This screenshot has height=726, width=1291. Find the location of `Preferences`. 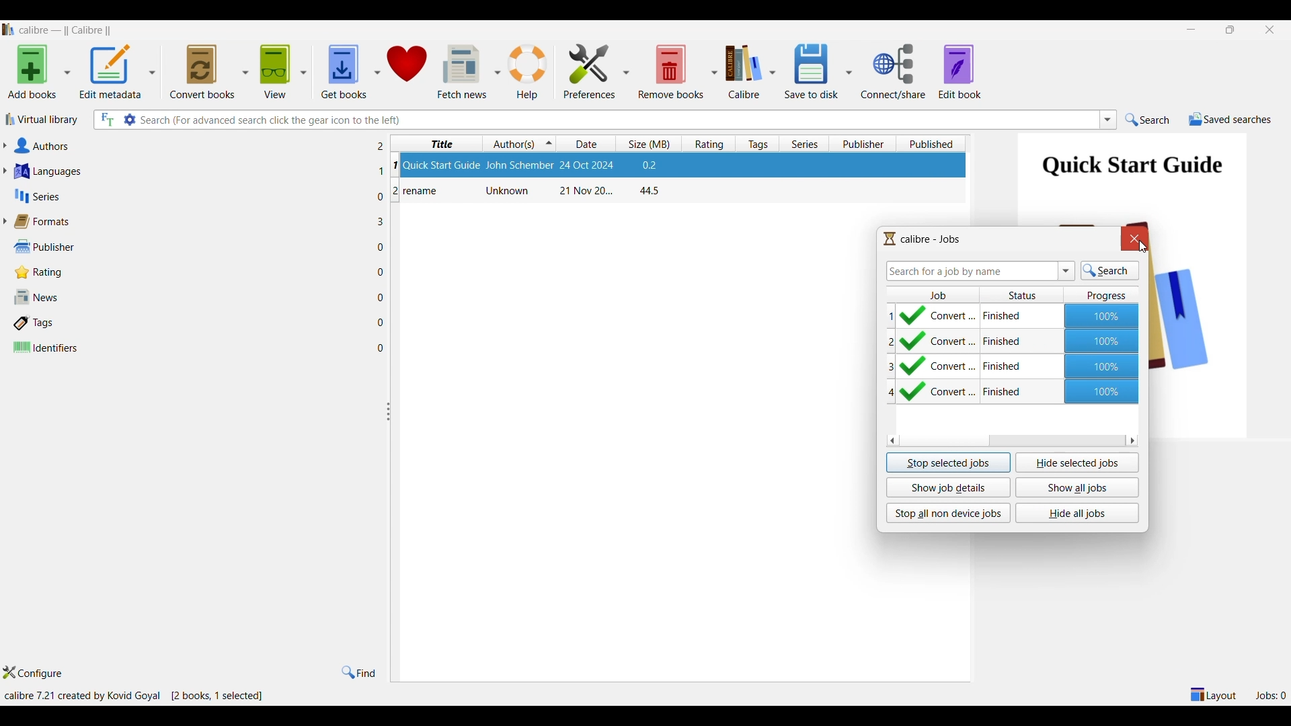

Preferences is located at coordinates (590, 72).